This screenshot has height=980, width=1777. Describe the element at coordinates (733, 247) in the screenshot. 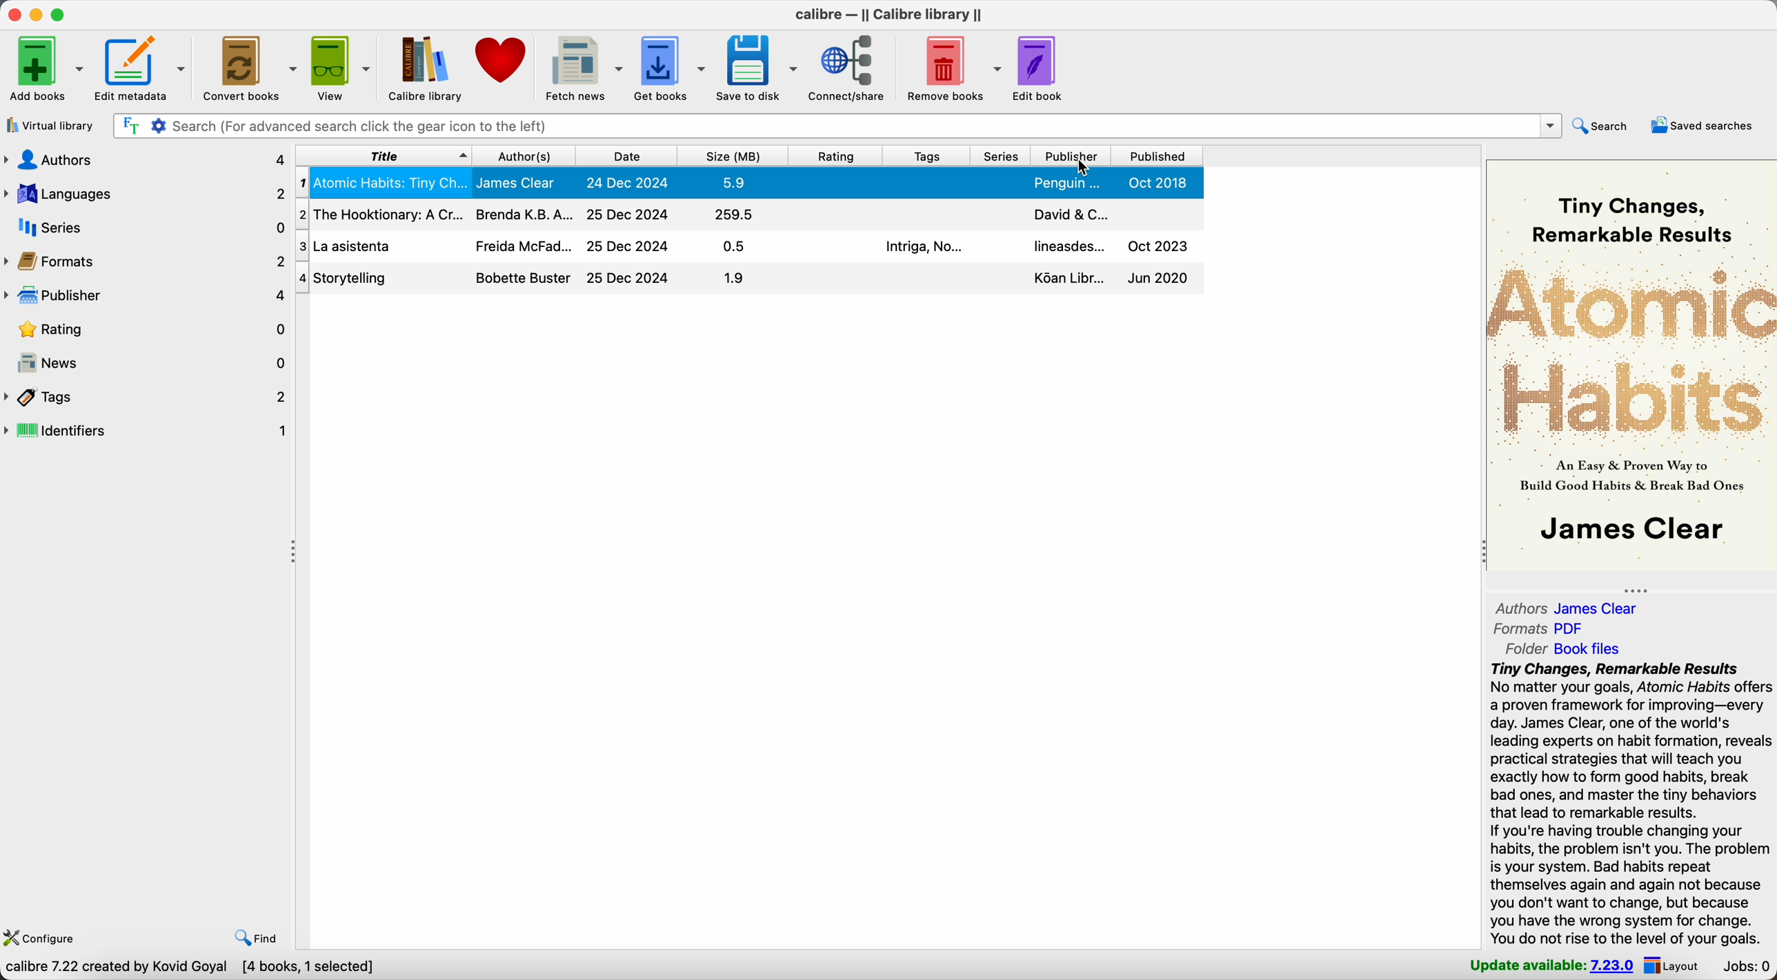

I see `0.5` at that location.